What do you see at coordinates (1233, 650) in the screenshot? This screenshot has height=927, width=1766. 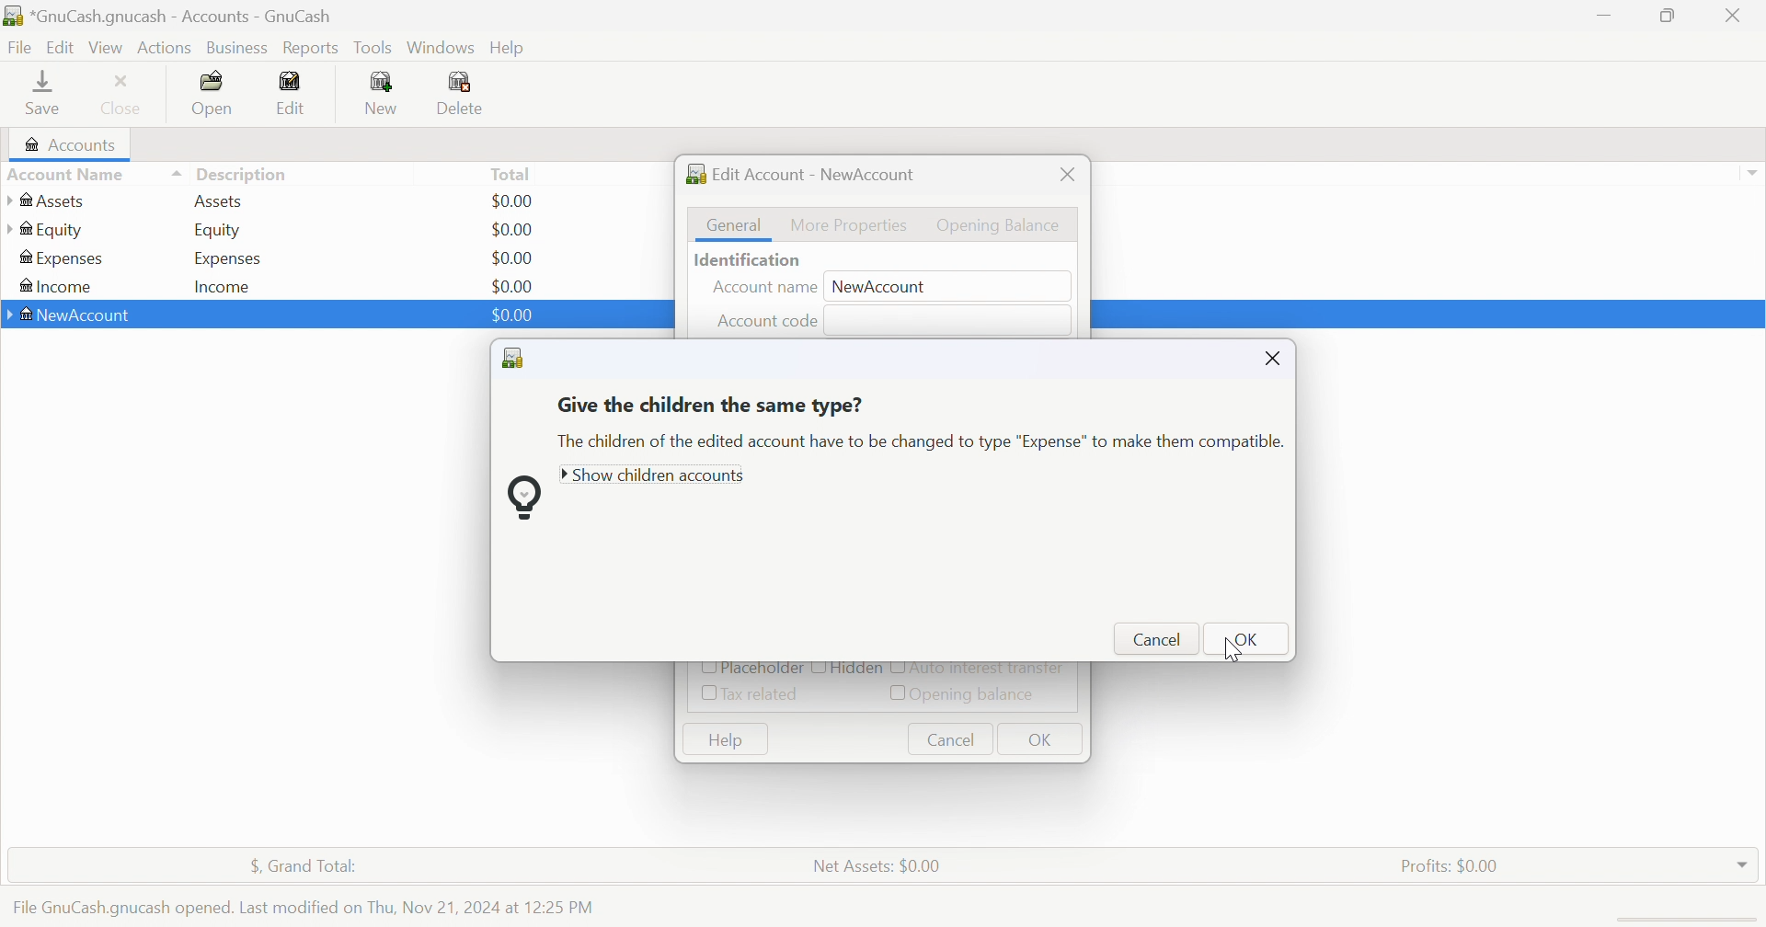 I see `Cursor` at bounding box center [1233, 650].